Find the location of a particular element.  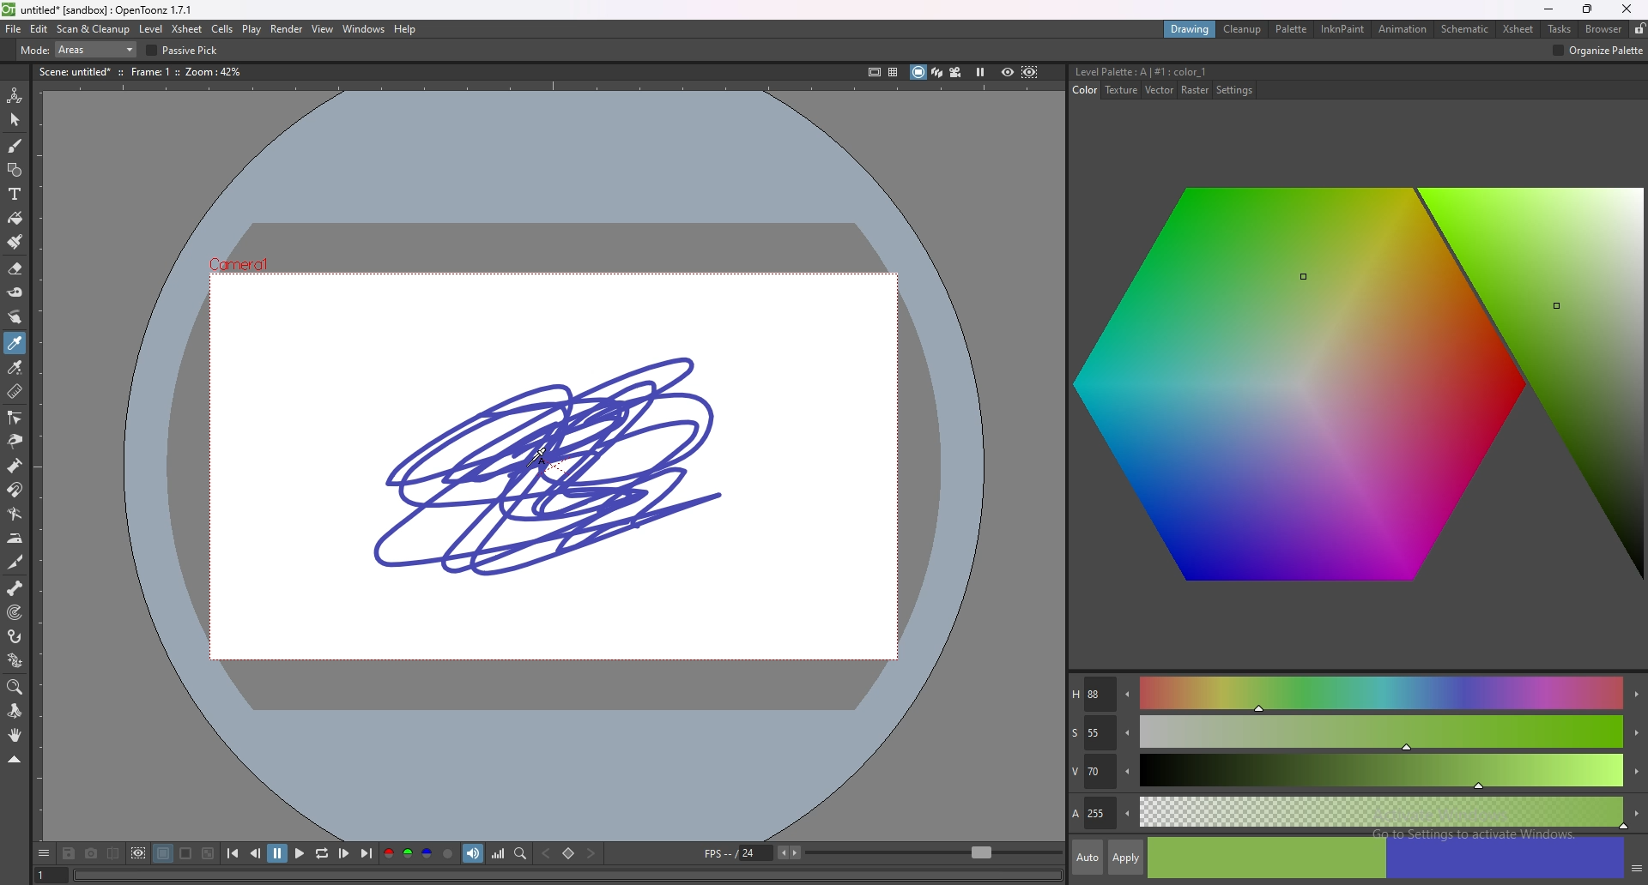

rotate selection right is located at coordinates (954, 51).